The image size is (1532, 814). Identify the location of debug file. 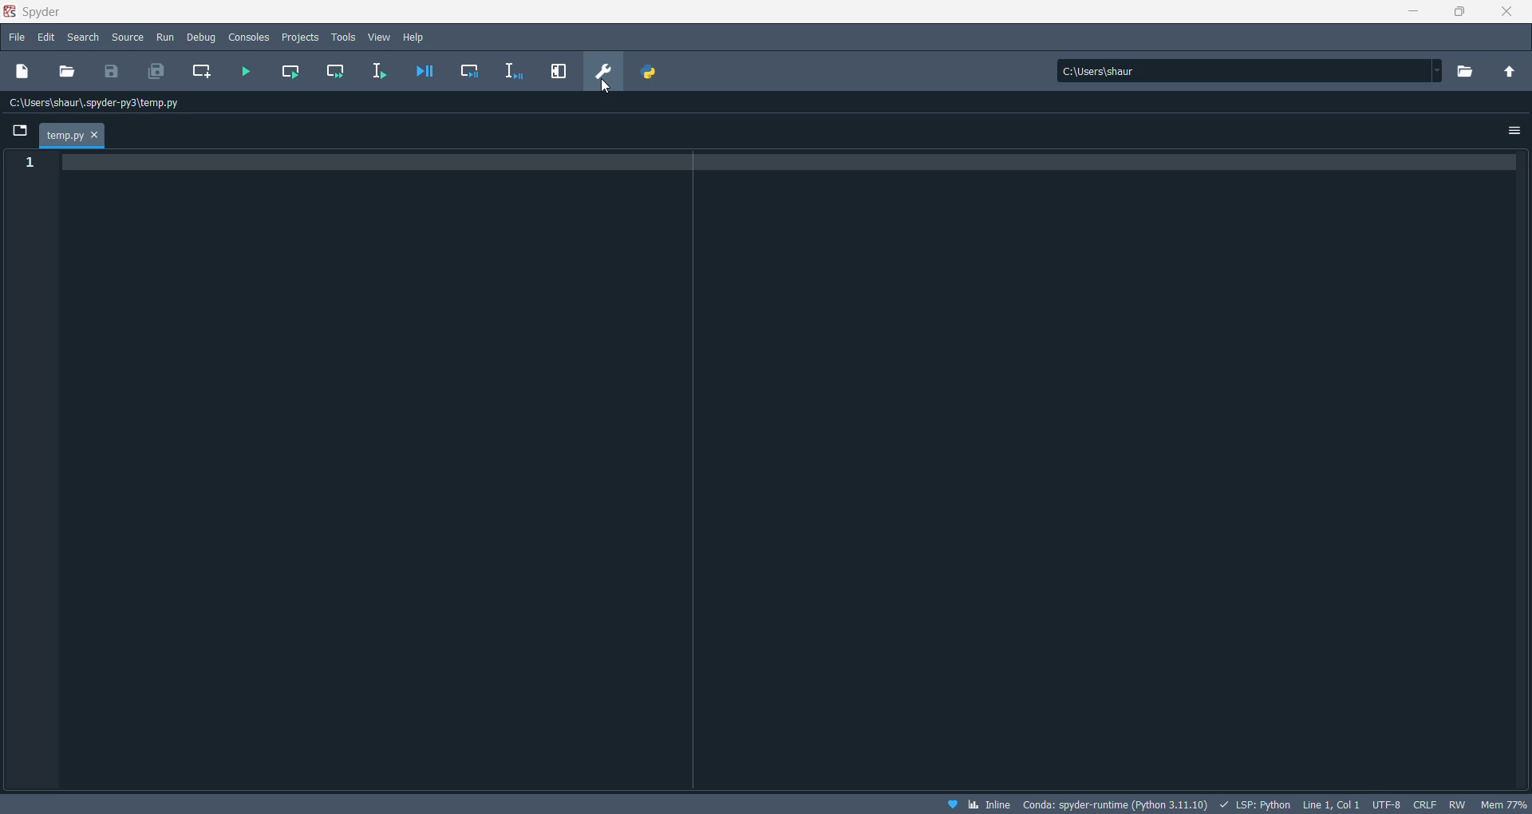
(423, 70).